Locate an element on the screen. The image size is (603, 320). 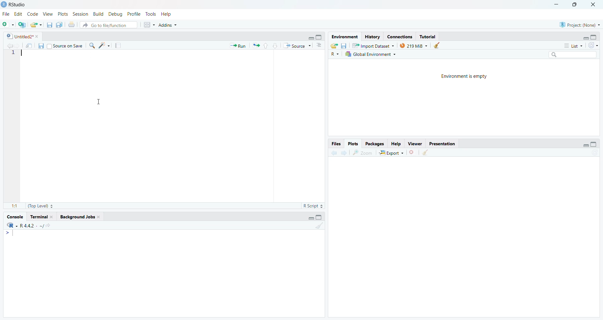
Environment is located at coordinates (345, 37).